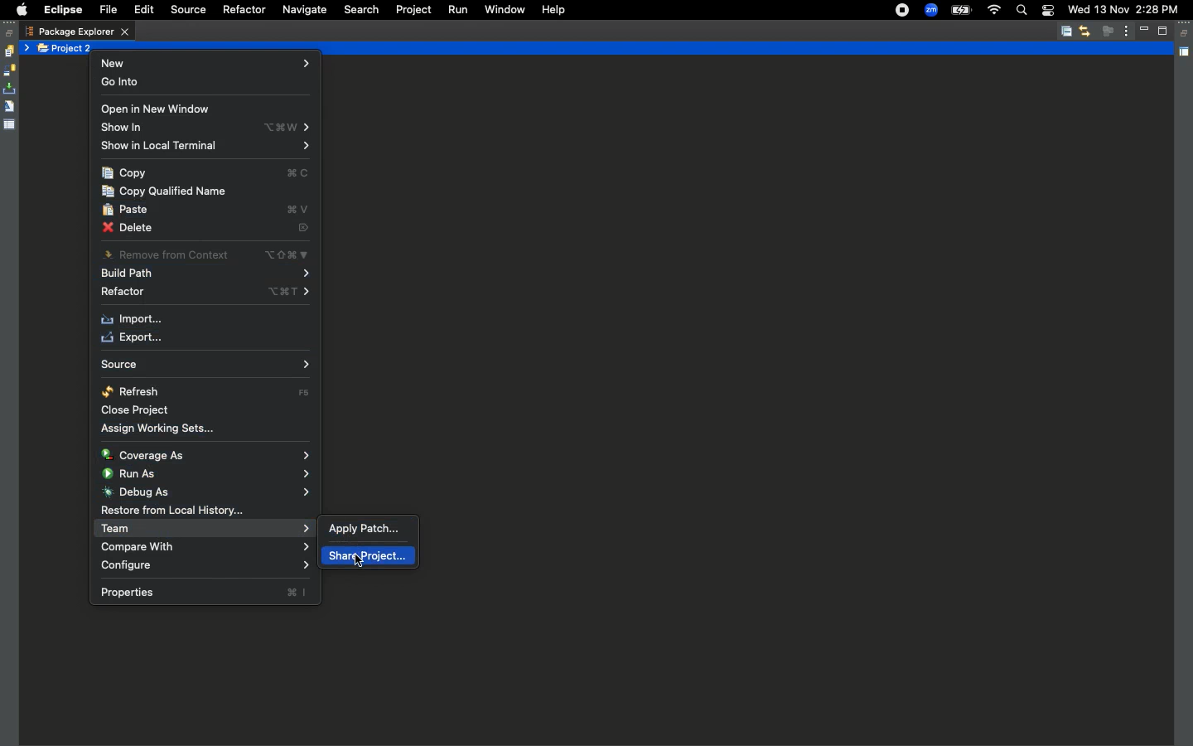 Image resolution: width=1193 pixels, height=746 pixels. What do you see at coordinates (931, 11) in the screenshot?
I see `Zoom` at bounding box center [931, 11].